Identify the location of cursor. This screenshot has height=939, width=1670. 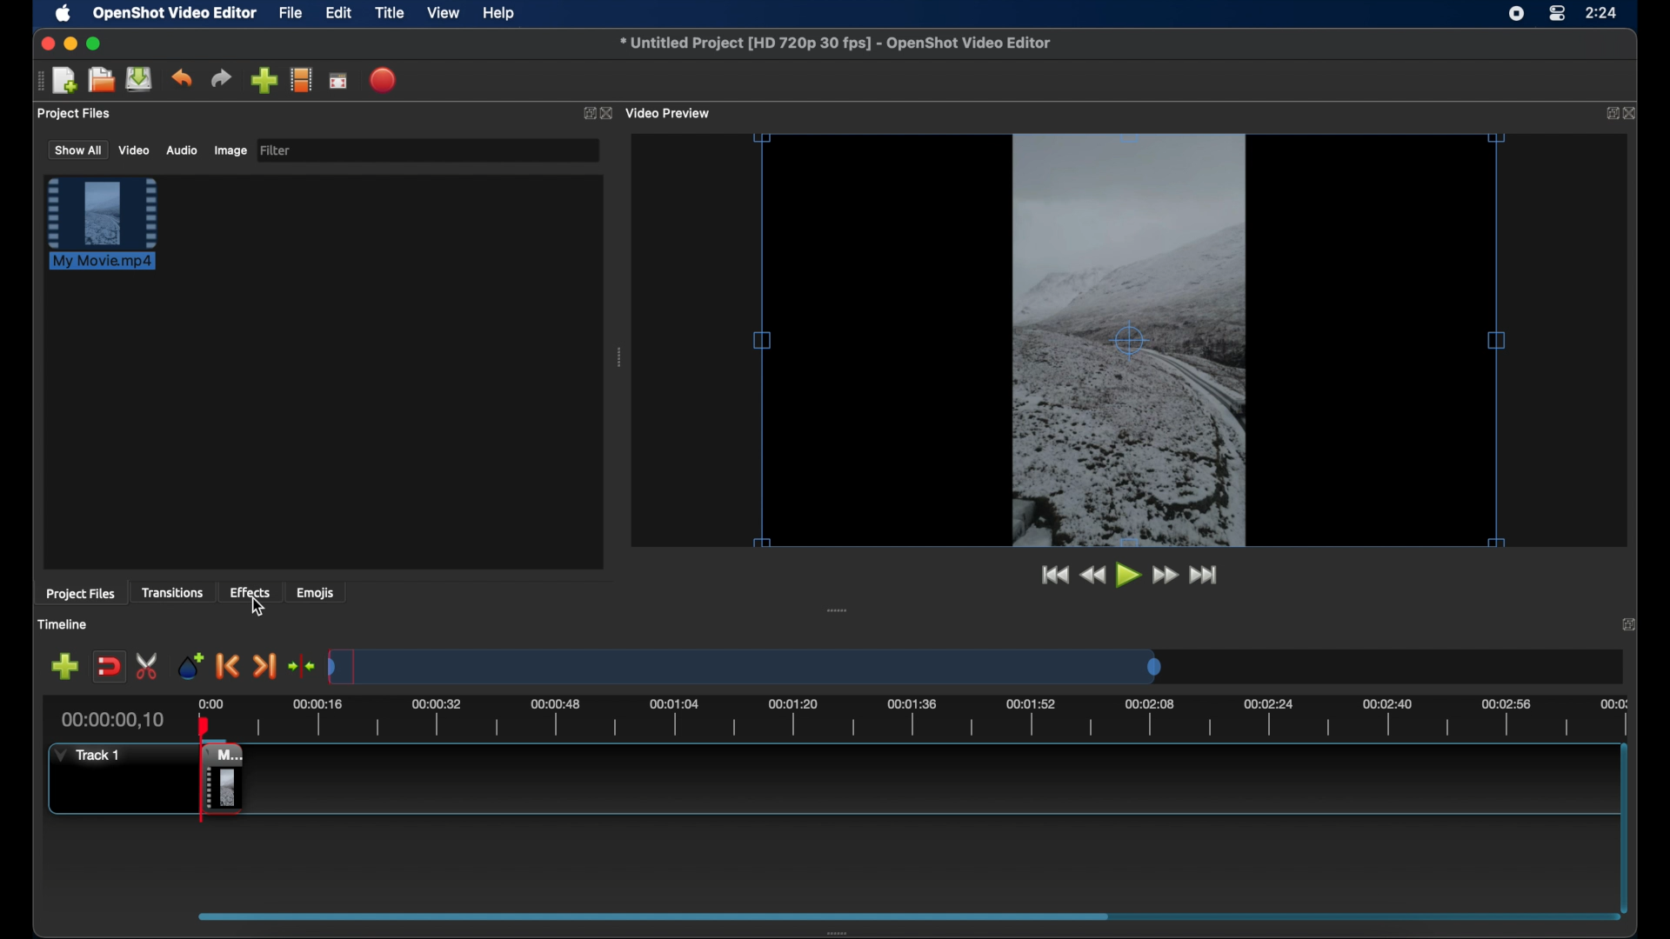
(257, 608).